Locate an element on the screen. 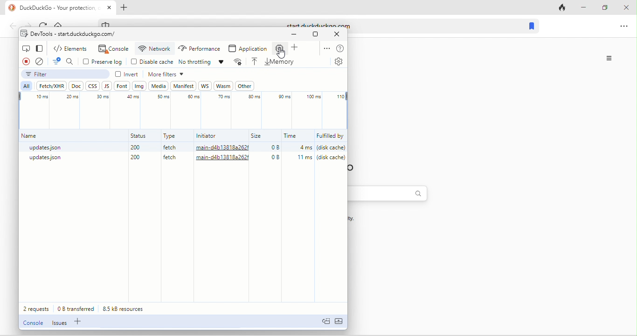 The height and width of the screenshot is (336, 637). performance is located at coordinates (199, 49).